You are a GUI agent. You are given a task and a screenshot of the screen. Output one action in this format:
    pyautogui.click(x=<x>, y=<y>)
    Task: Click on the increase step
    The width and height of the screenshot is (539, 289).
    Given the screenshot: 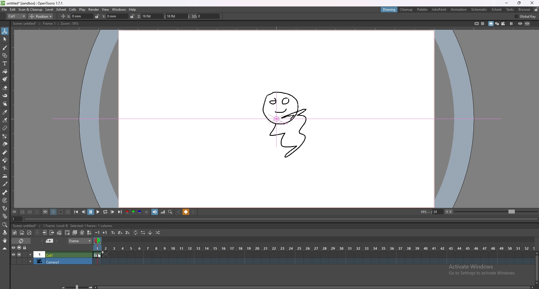 What is the action you would take?
    pyautogui.click(x=106, y=232)
    